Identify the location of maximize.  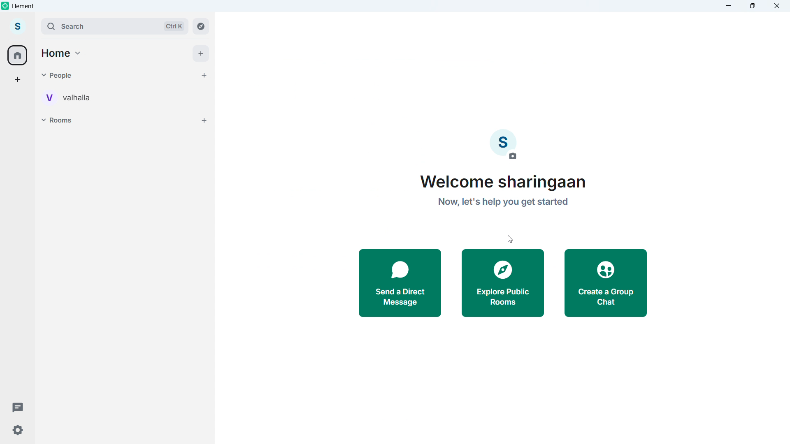
(753, 6).